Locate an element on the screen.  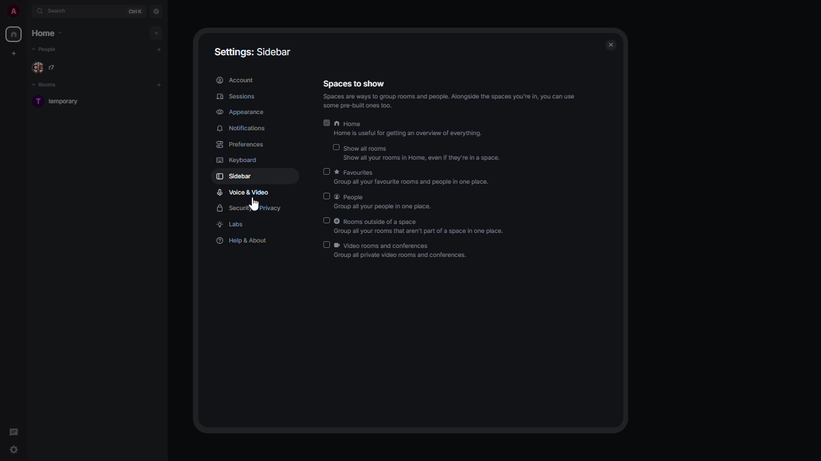
keyboard is located at coordinates (239, 161).